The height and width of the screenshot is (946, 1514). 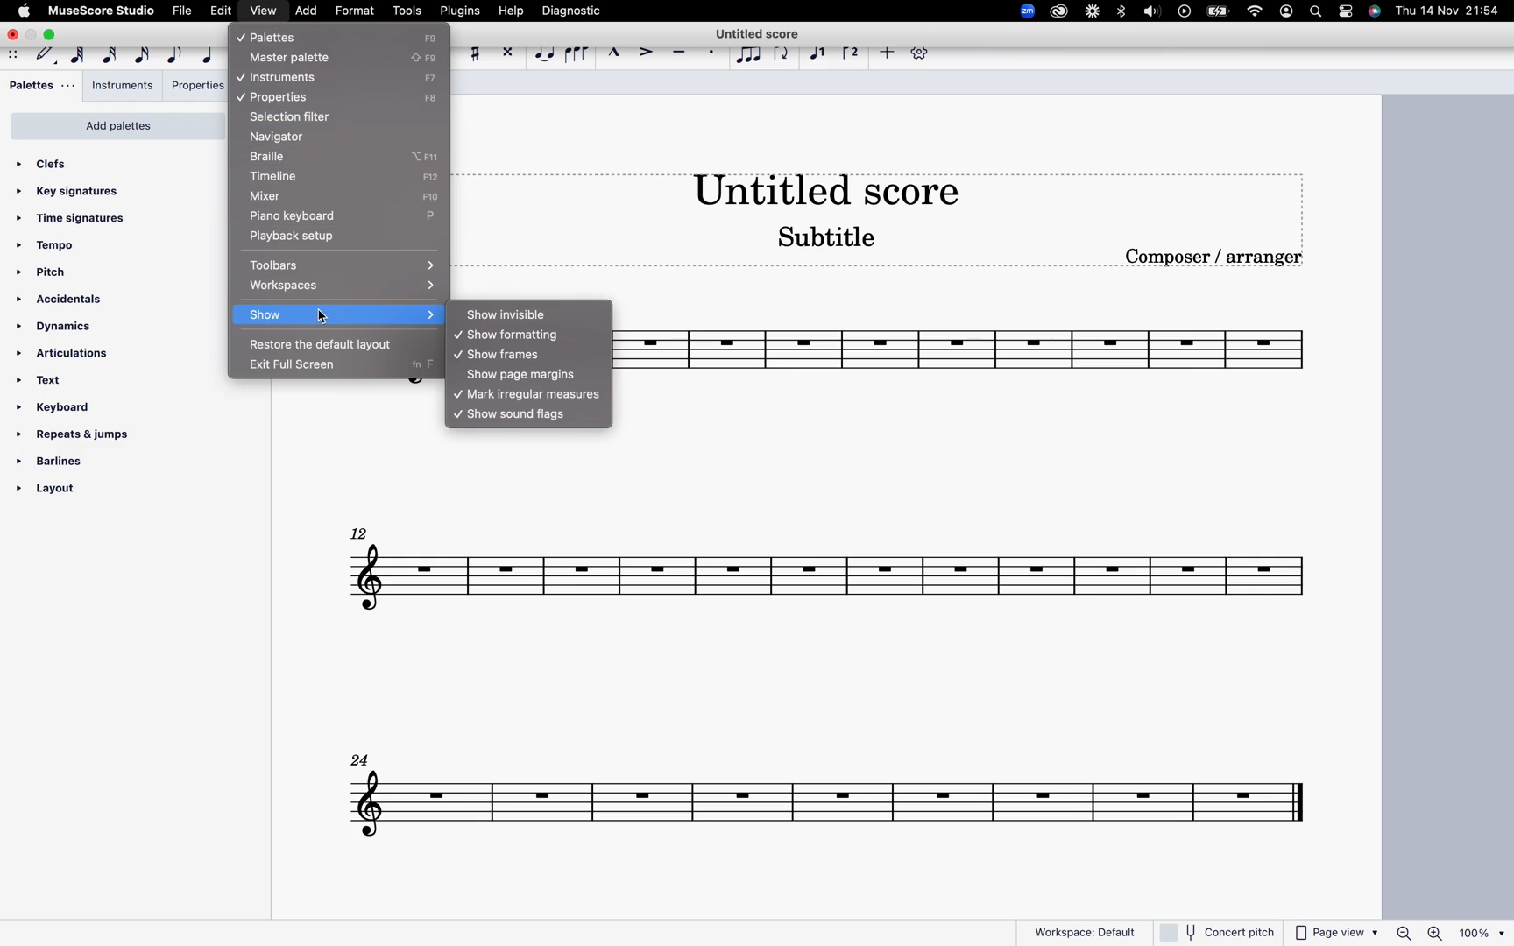 What do you see at coordinates (886, 54) in the screenshot?
I see `more` at bounding box center [886, 54].